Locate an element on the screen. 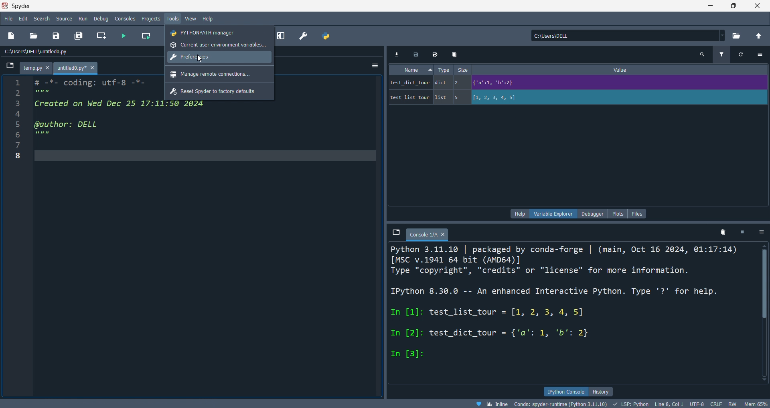 The height and width of the screenshot is (408, 770). Conda: spyder-runtime (Python 3.11.10) is located at coordinates (560, 403).